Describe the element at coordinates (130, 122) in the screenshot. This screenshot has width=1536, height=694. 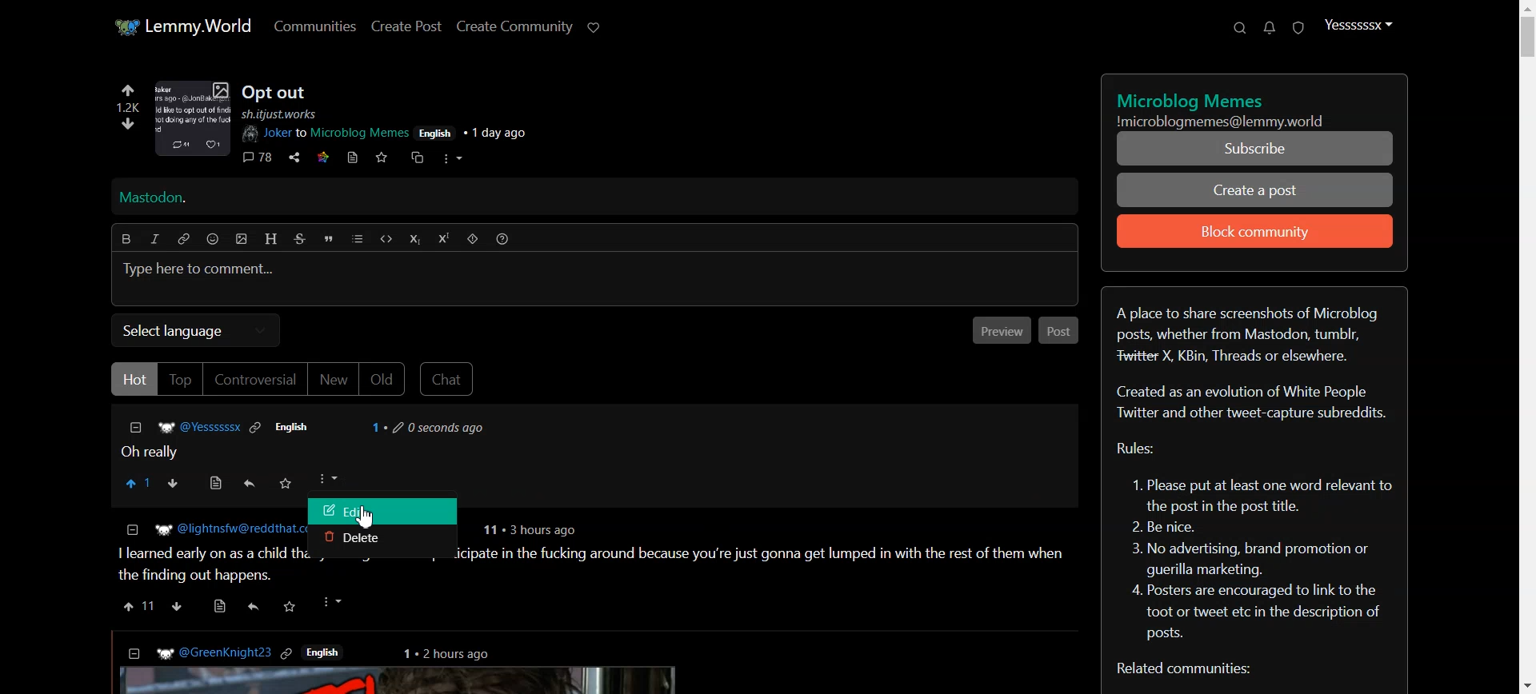
I see `downvote` at that location.